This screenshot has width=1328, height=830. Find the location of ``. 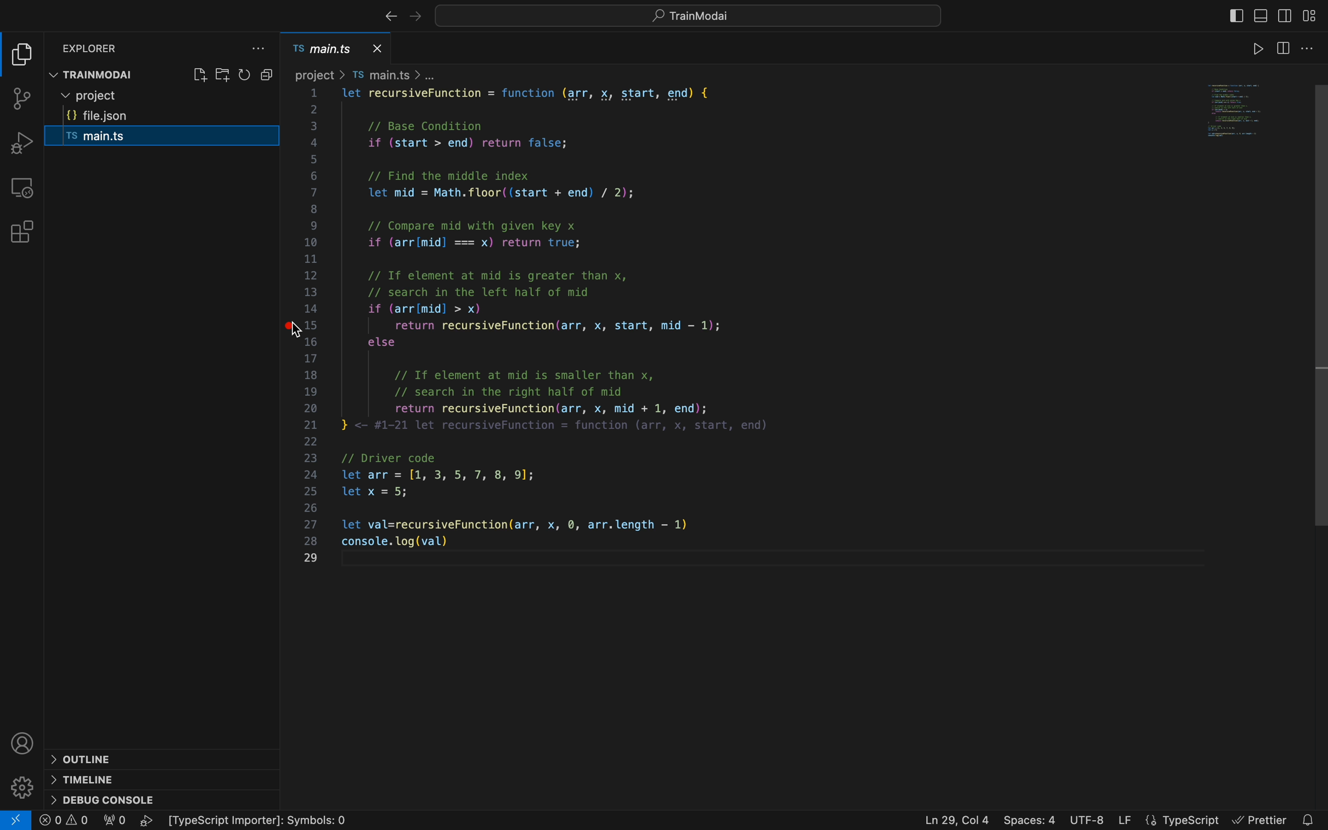

 is located at coordinates (16, 818).